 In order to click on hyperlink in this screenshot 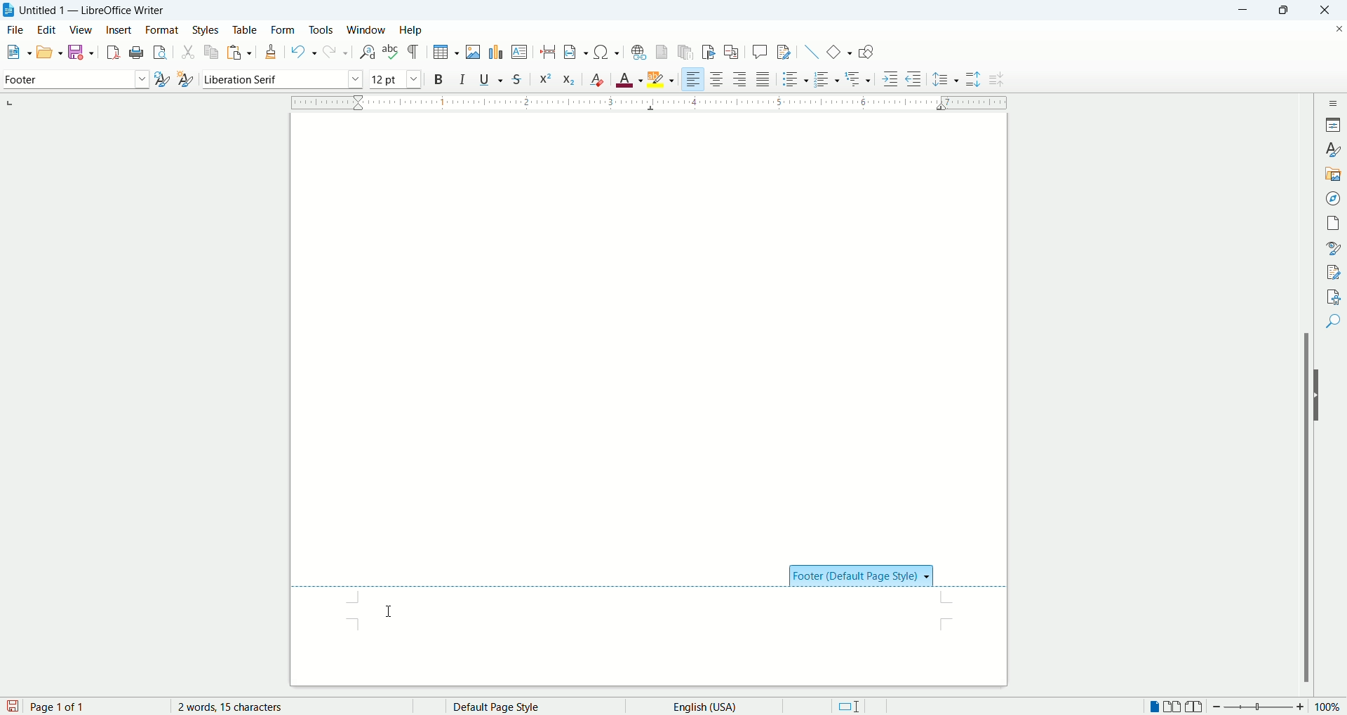, I will do `click(638, 52)`.